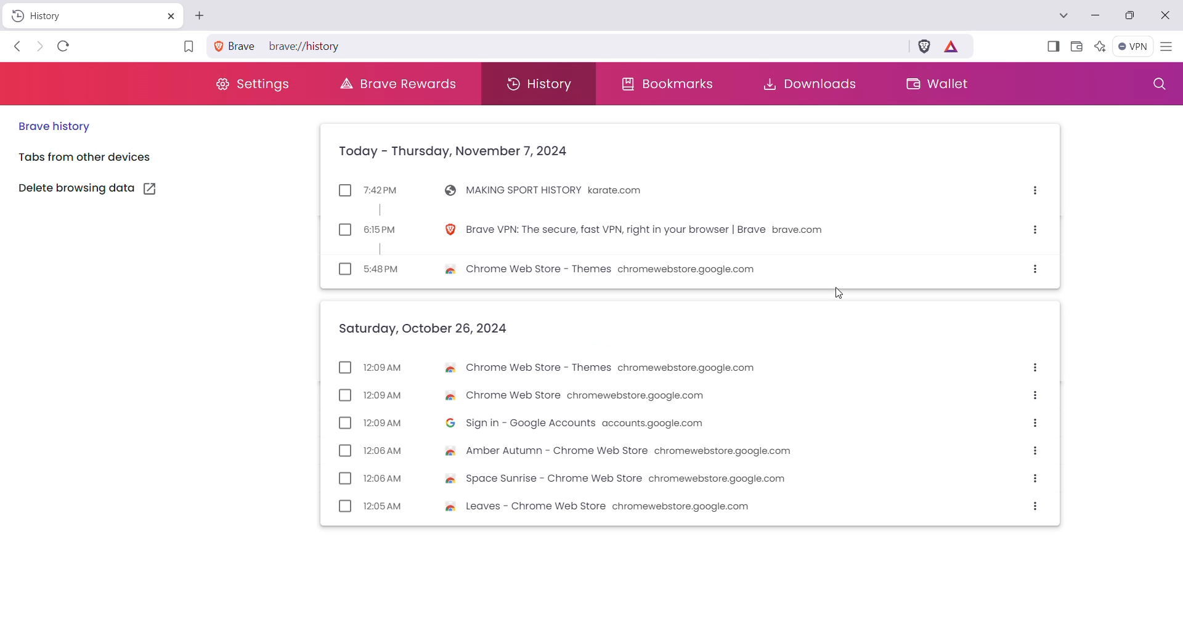 The height and width of the screenshot is (627, 1183). I want to click on brave://history, so click(312, 47).